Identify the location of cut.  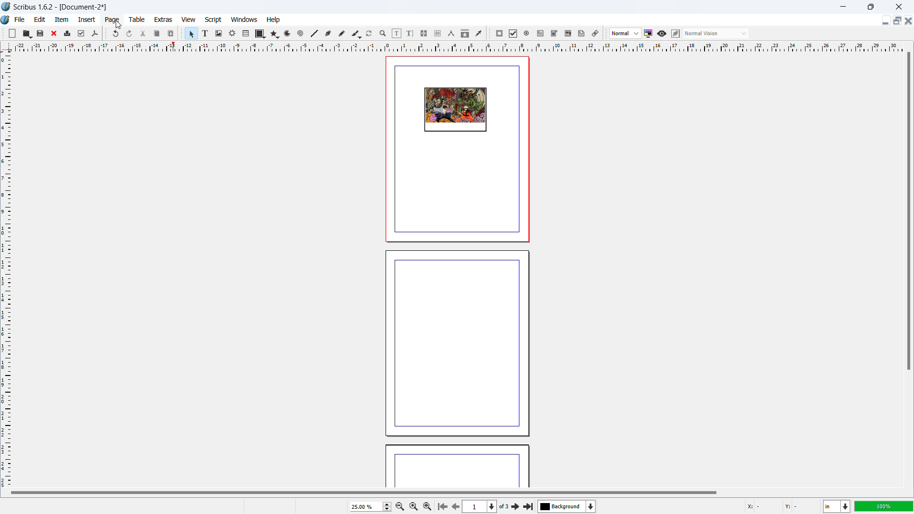
(144, 33).